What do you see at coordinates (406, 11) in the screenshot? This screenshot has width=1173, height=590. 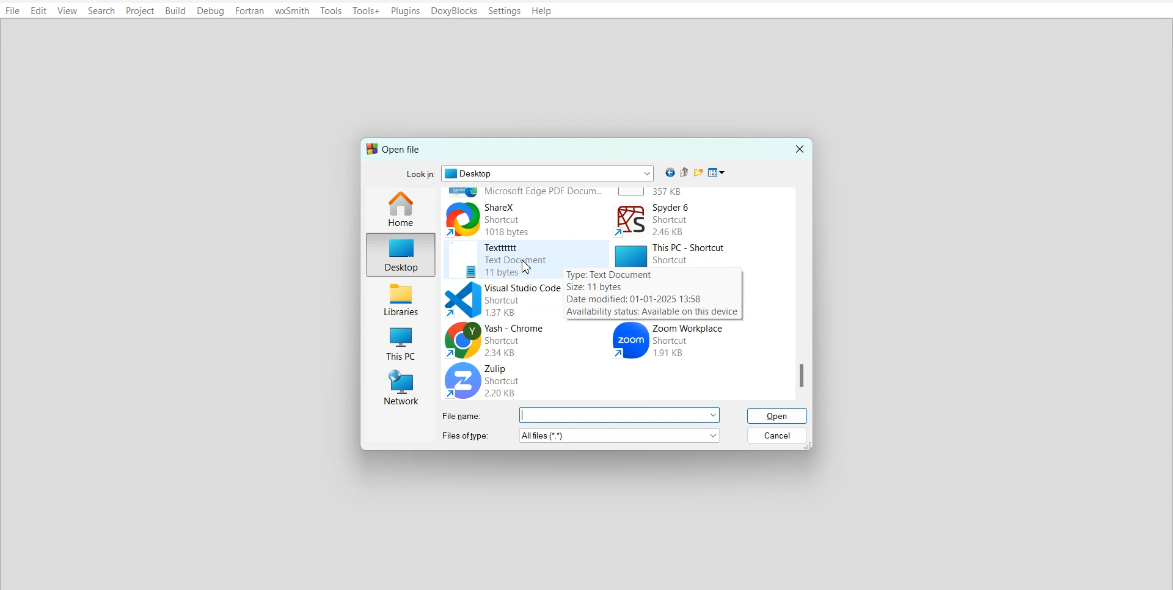 I see `Plugins` at bounding box center [406, 11].